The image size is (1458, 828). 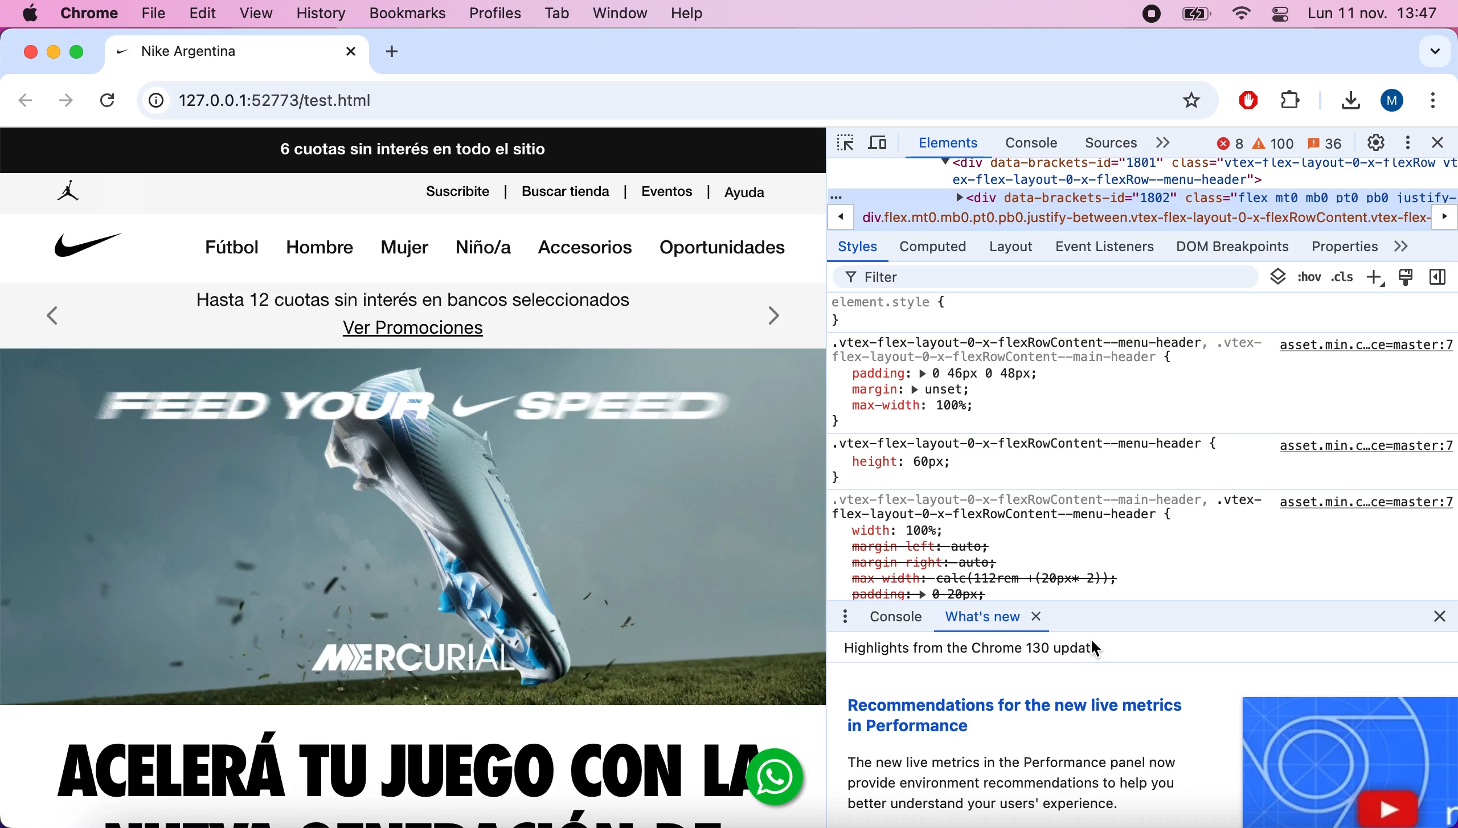 What do you see at coordinates (1441, 145) in the screenshot?
I see `close` at bounding box center [1441, 145].